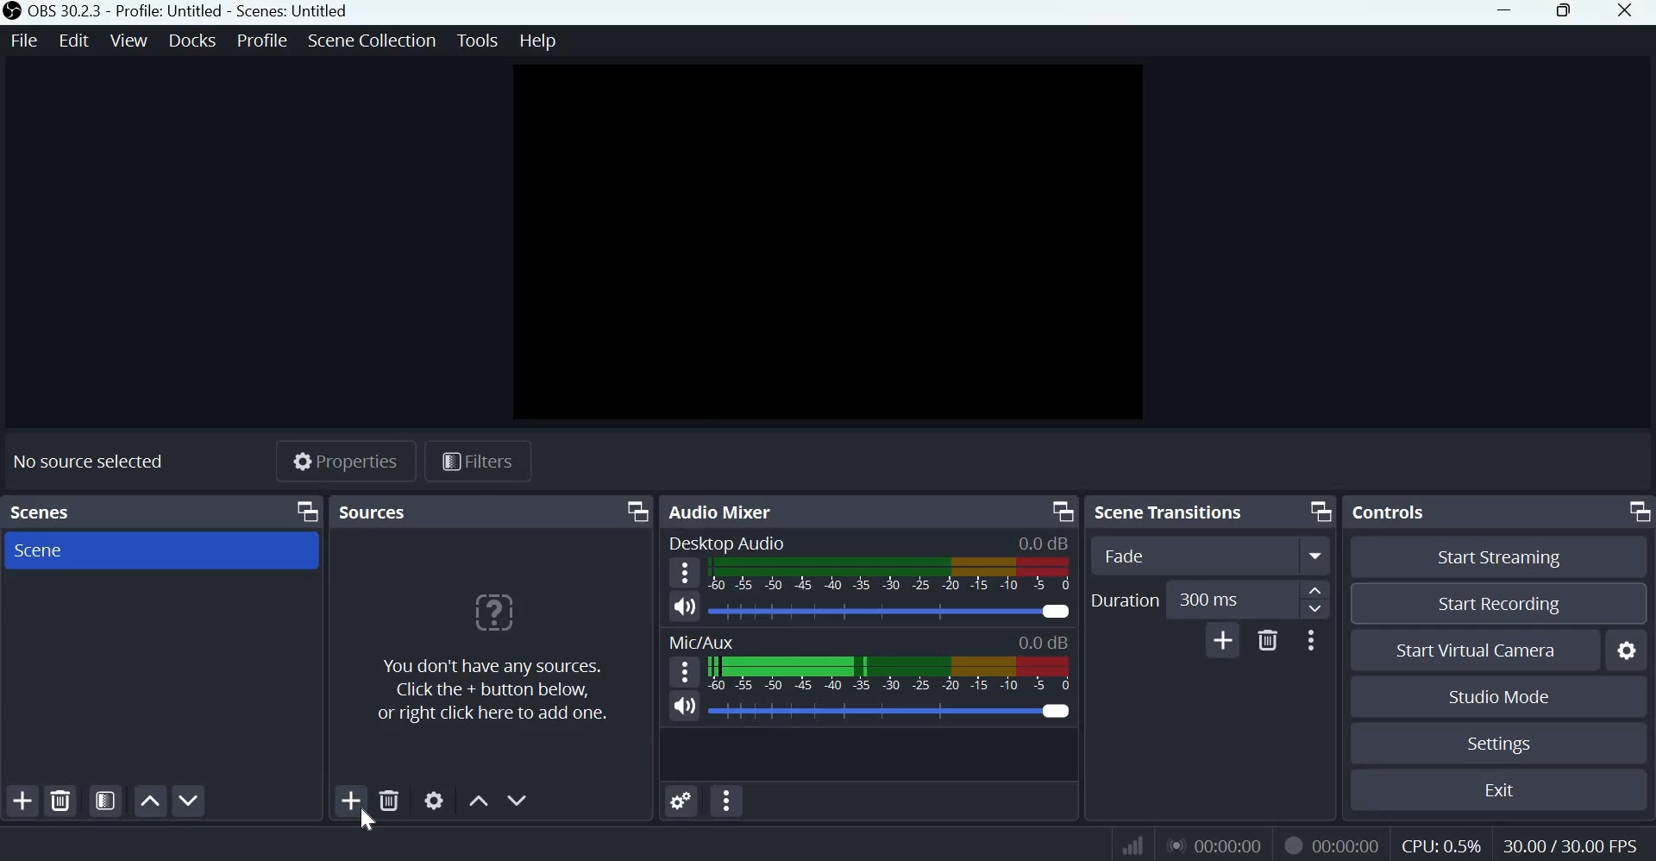 The height and width of the screenshot is (861, 1656). I want to click on Scene transitions, so click(1167, 512).